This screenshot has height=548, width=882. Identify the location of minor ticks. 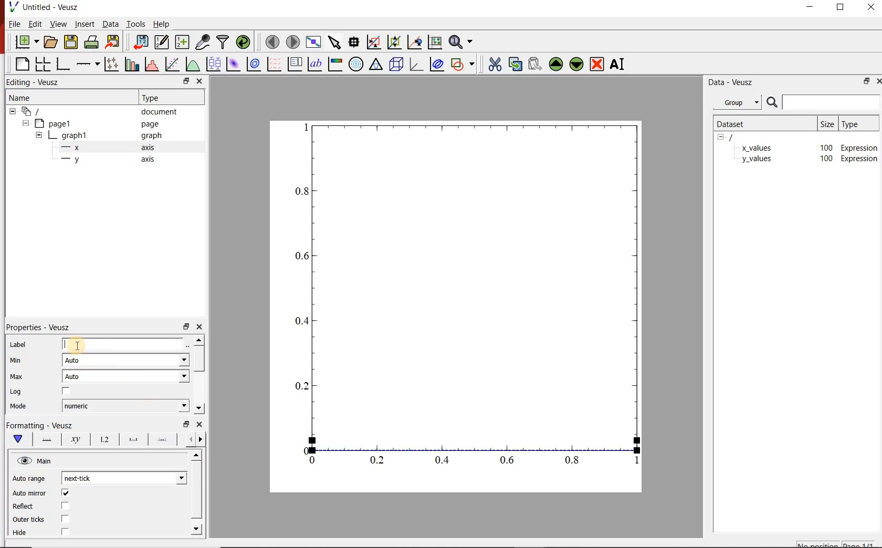
(164, 439).